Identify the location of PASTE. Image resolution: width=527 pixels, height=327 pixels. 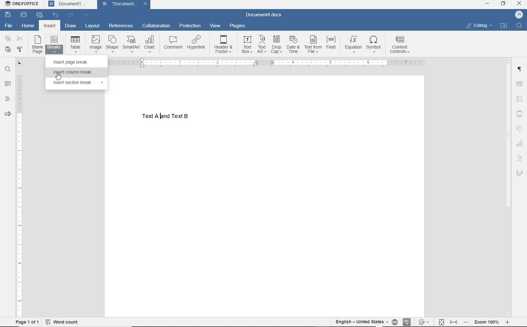
(8, 49).